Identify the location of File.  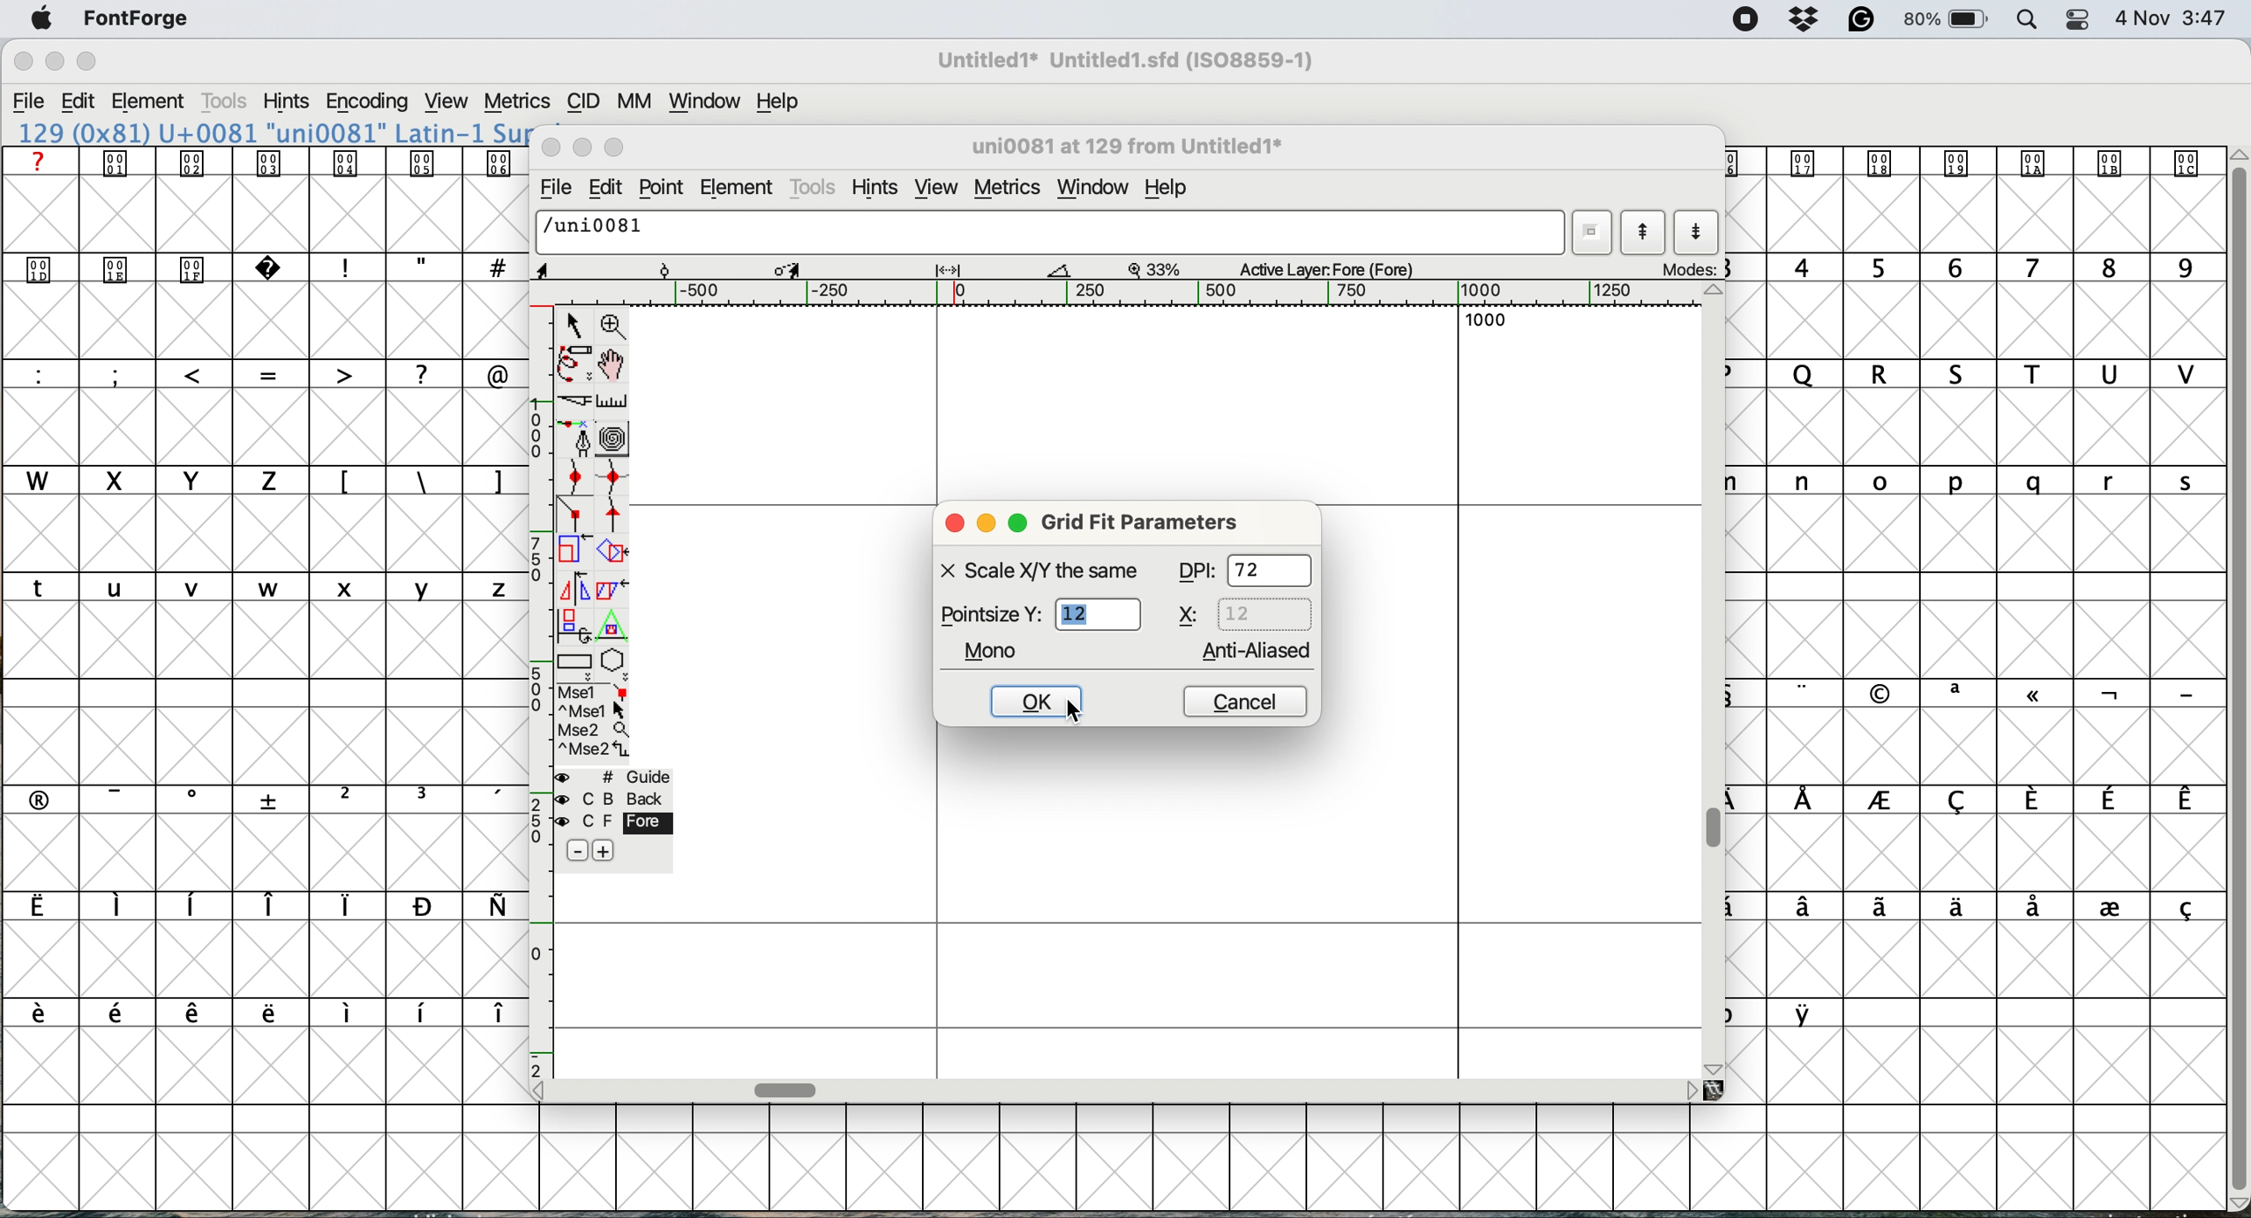
(29, 102).